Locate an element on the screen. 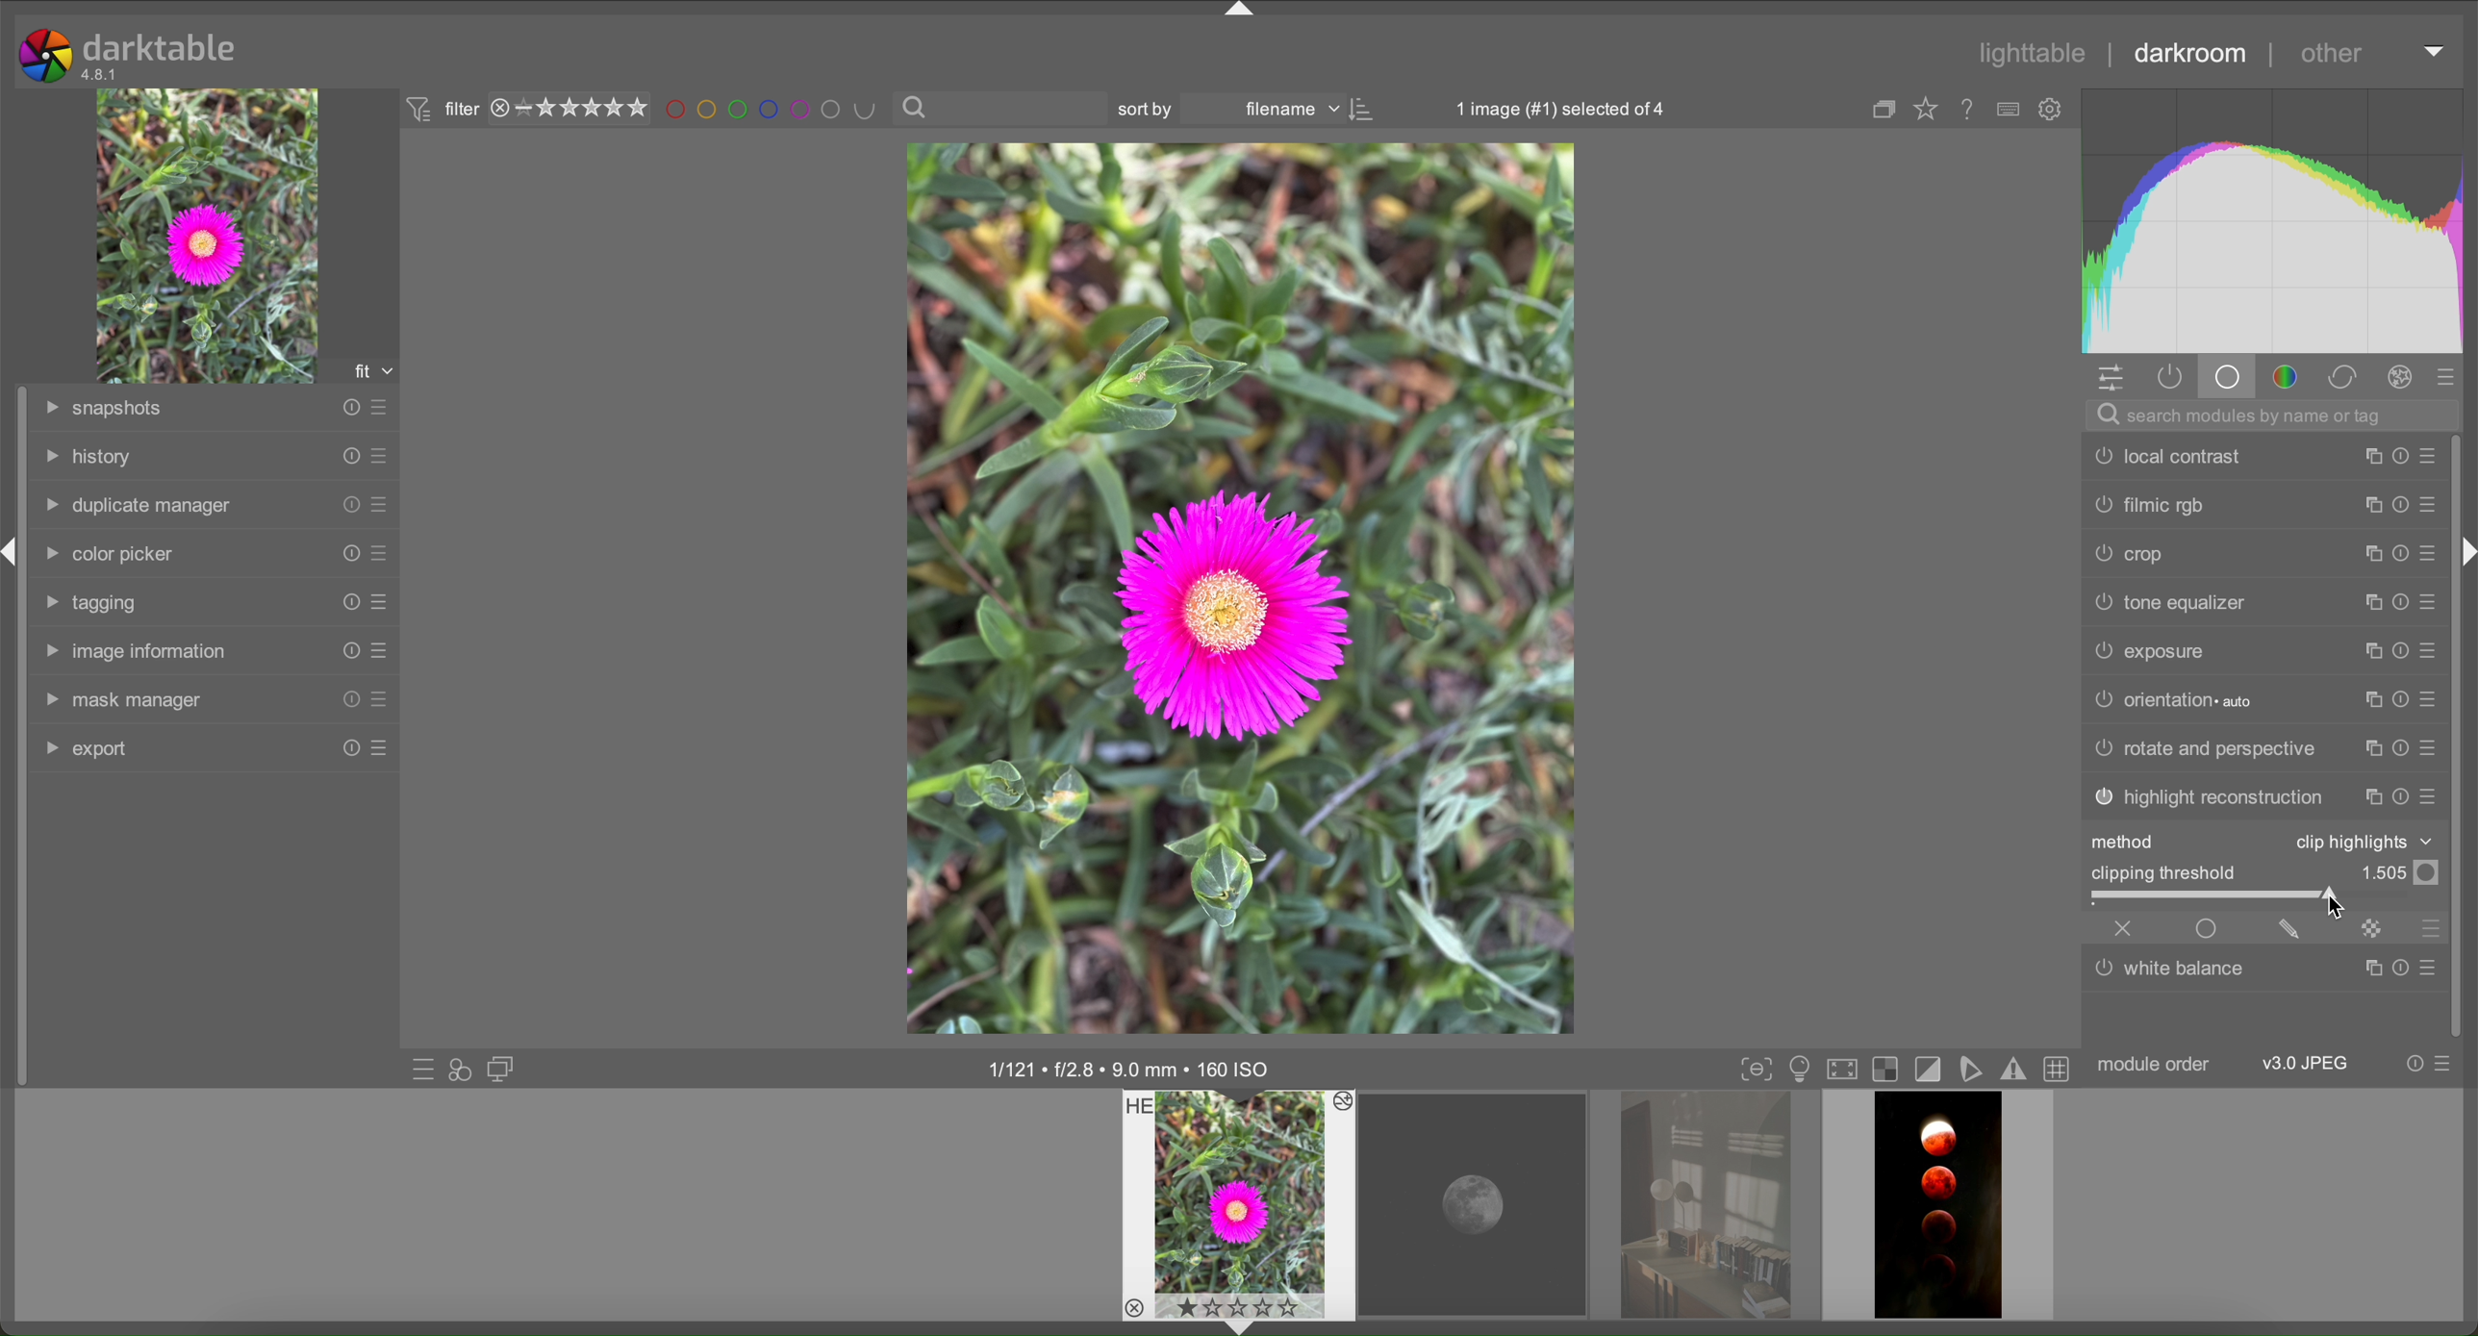 The width and height of the screenshot is (2478, 1336). color picker tab is located at coordinates (106, 554).